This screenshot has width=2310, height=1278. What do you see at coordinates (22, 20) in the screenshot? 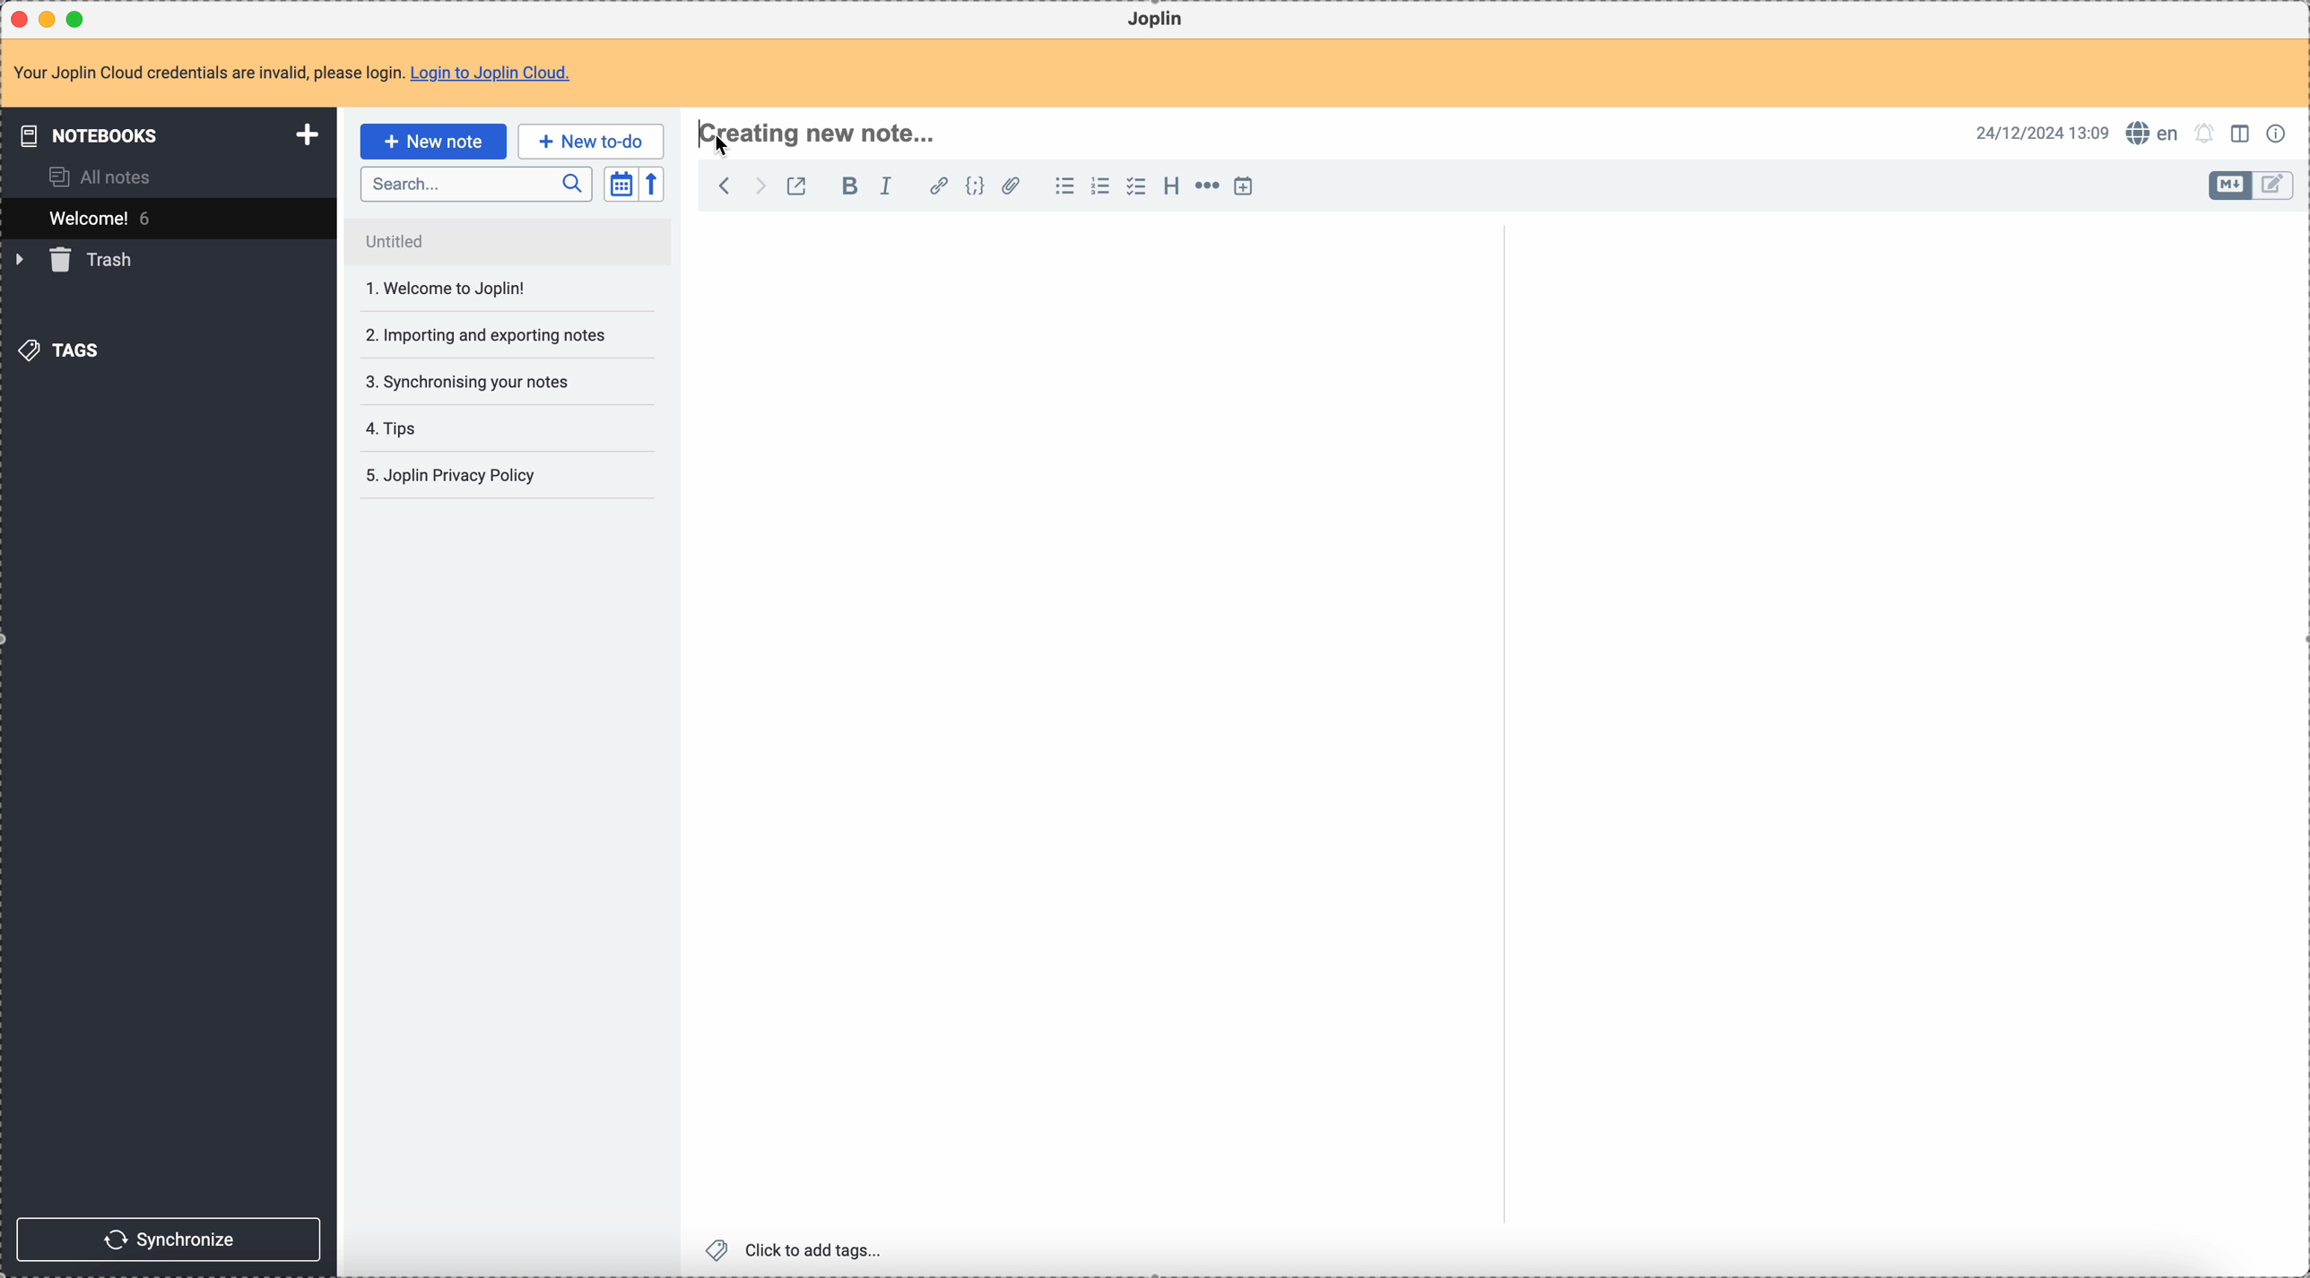
I see `close` at bounding box center [22, 20].